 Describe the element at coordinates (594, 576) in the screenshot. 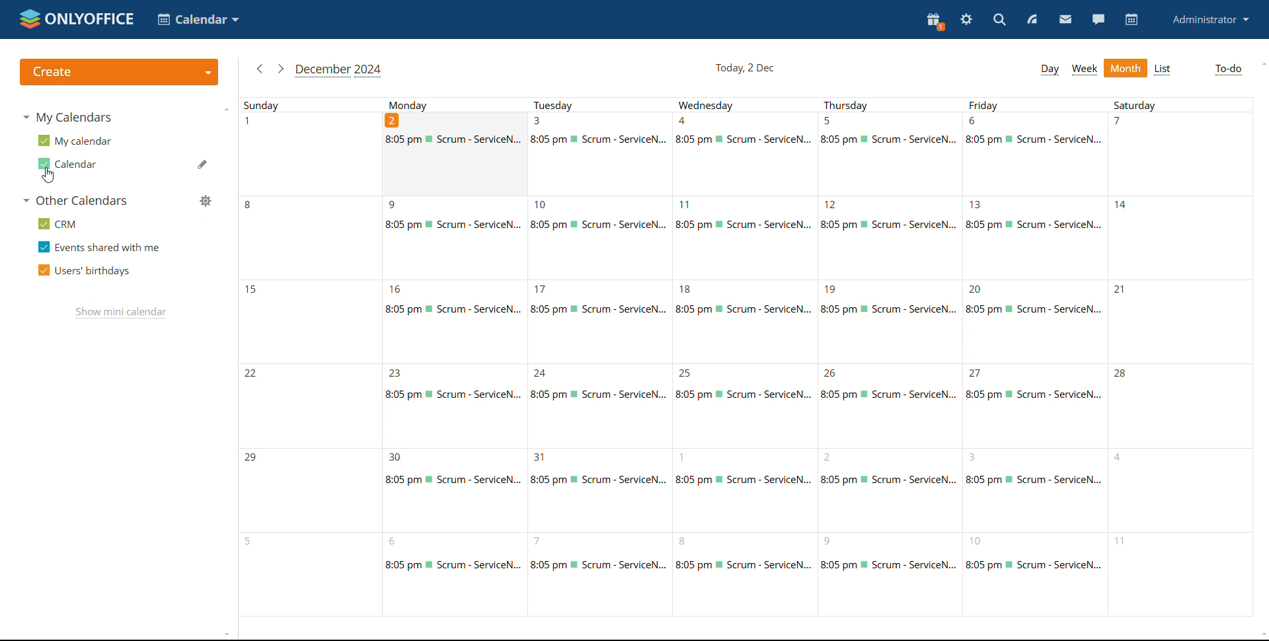

I see `7` at that location.